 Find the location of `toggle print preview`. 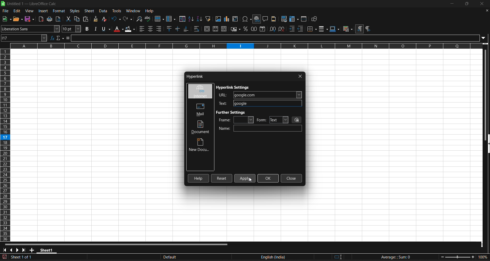

toggle print preview is located at coordinates (59, 19).